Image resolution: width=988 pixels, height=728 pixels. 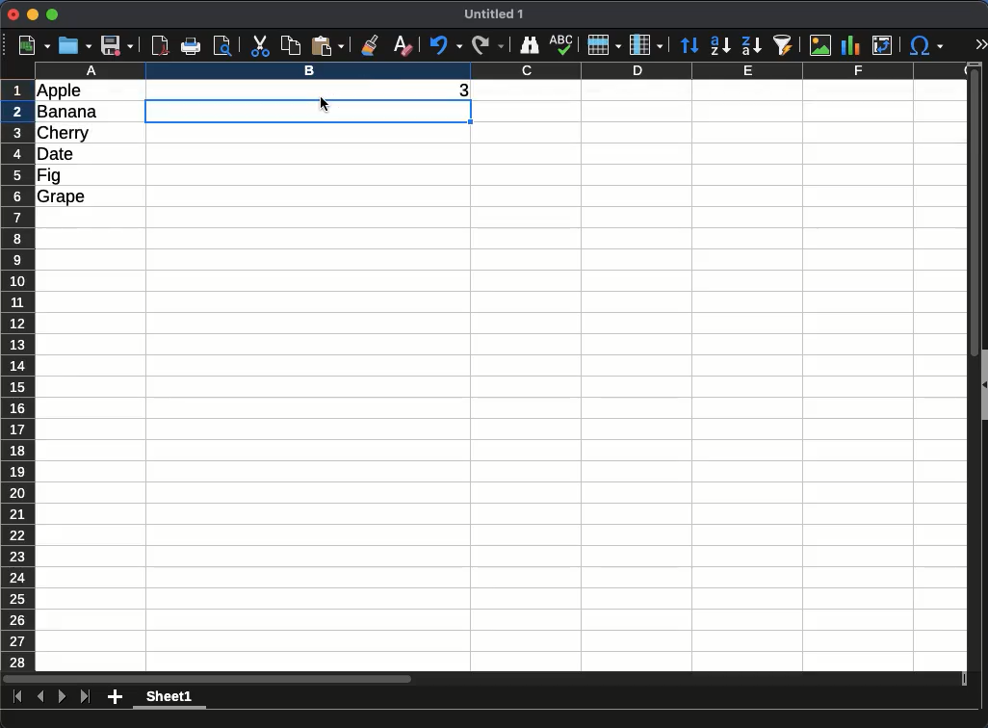 What do you see at coordinates (751, 45) in the screenshot?
I see `descending` at bounding box center [751, 45].